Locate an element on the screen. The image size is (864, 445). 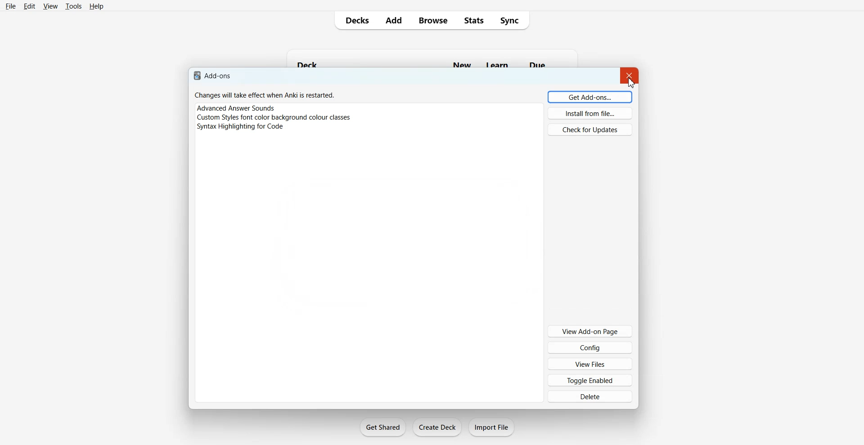
View Add-on Page is located at coordinates (590, 331).